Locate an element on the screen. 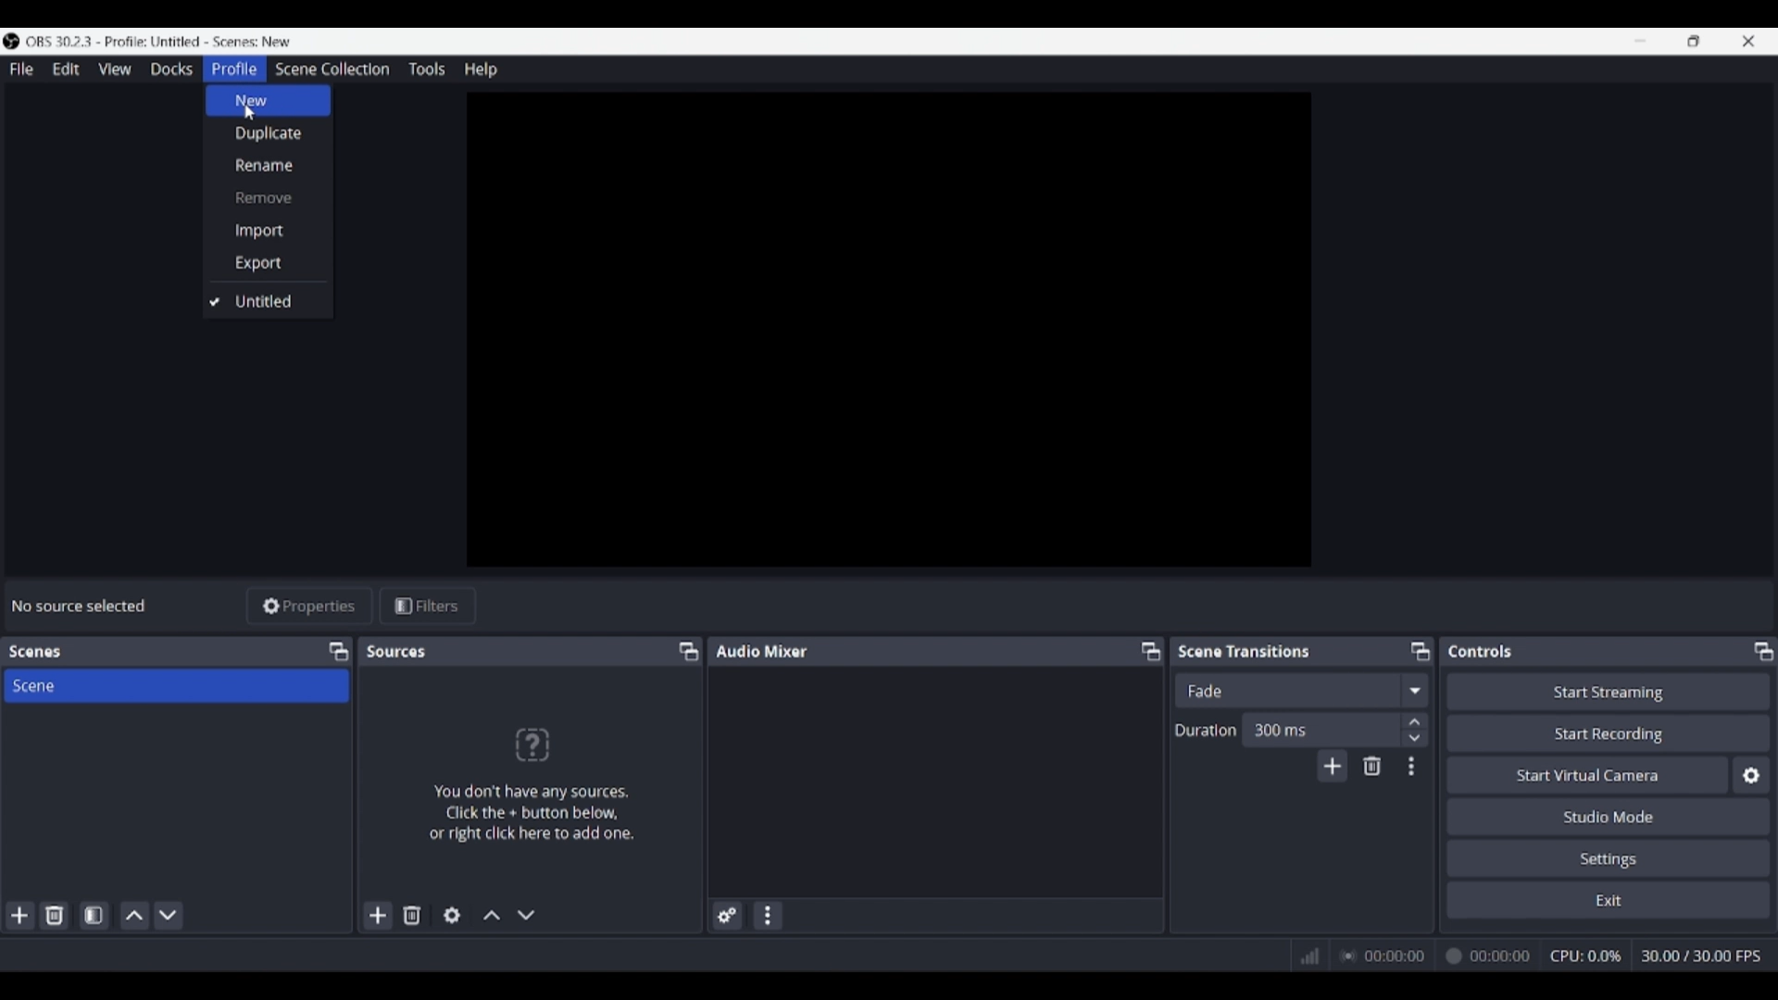 The width and height of the screenshot is (1778, 1000). CPU is located at coordinates (1586, 956).